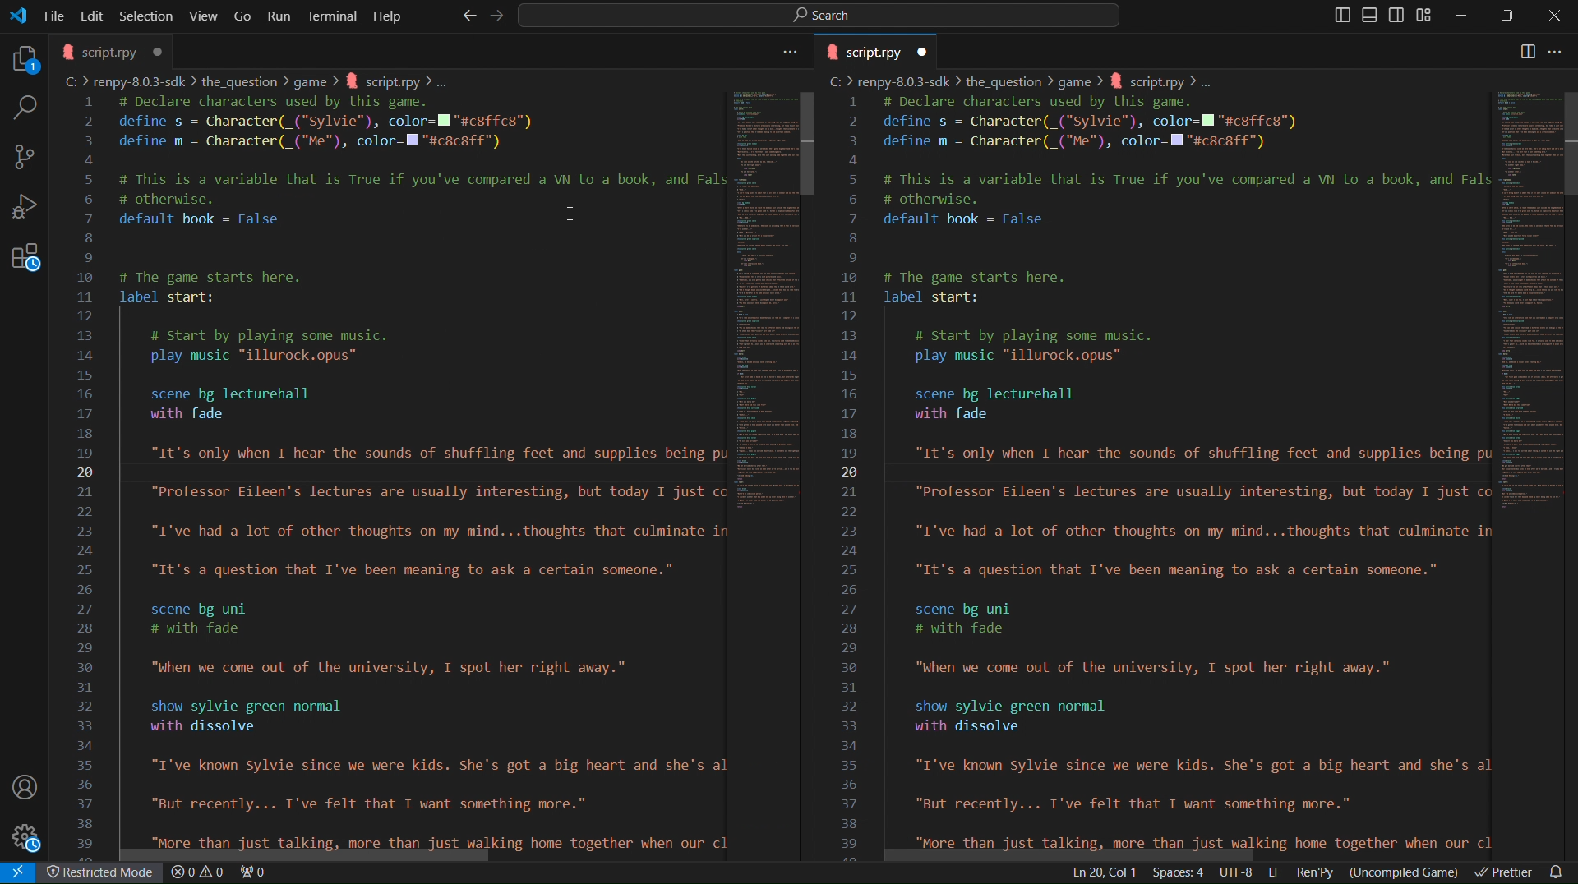  What do you see at coordinates (1527, 304) in the screenshot?
I see `Code view` at bounding box center [1527, 304].